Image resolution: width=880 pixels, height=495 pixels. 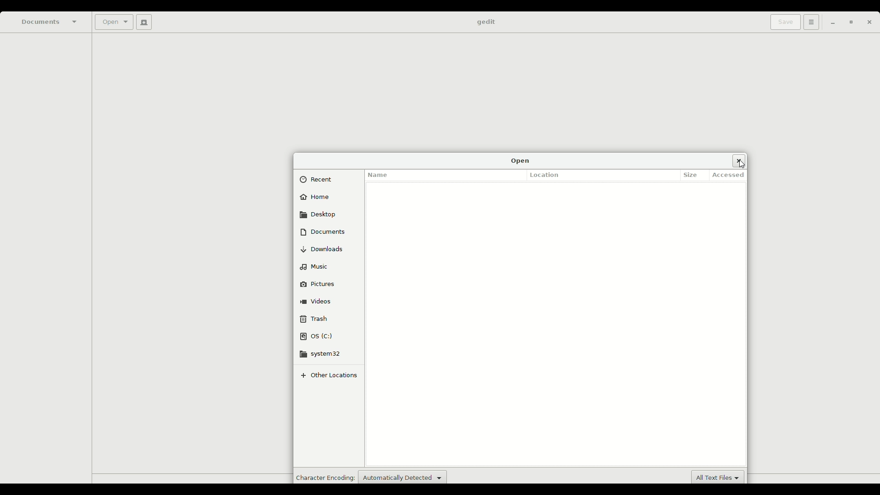 I want to click on OS, so click(x=318, y=336).